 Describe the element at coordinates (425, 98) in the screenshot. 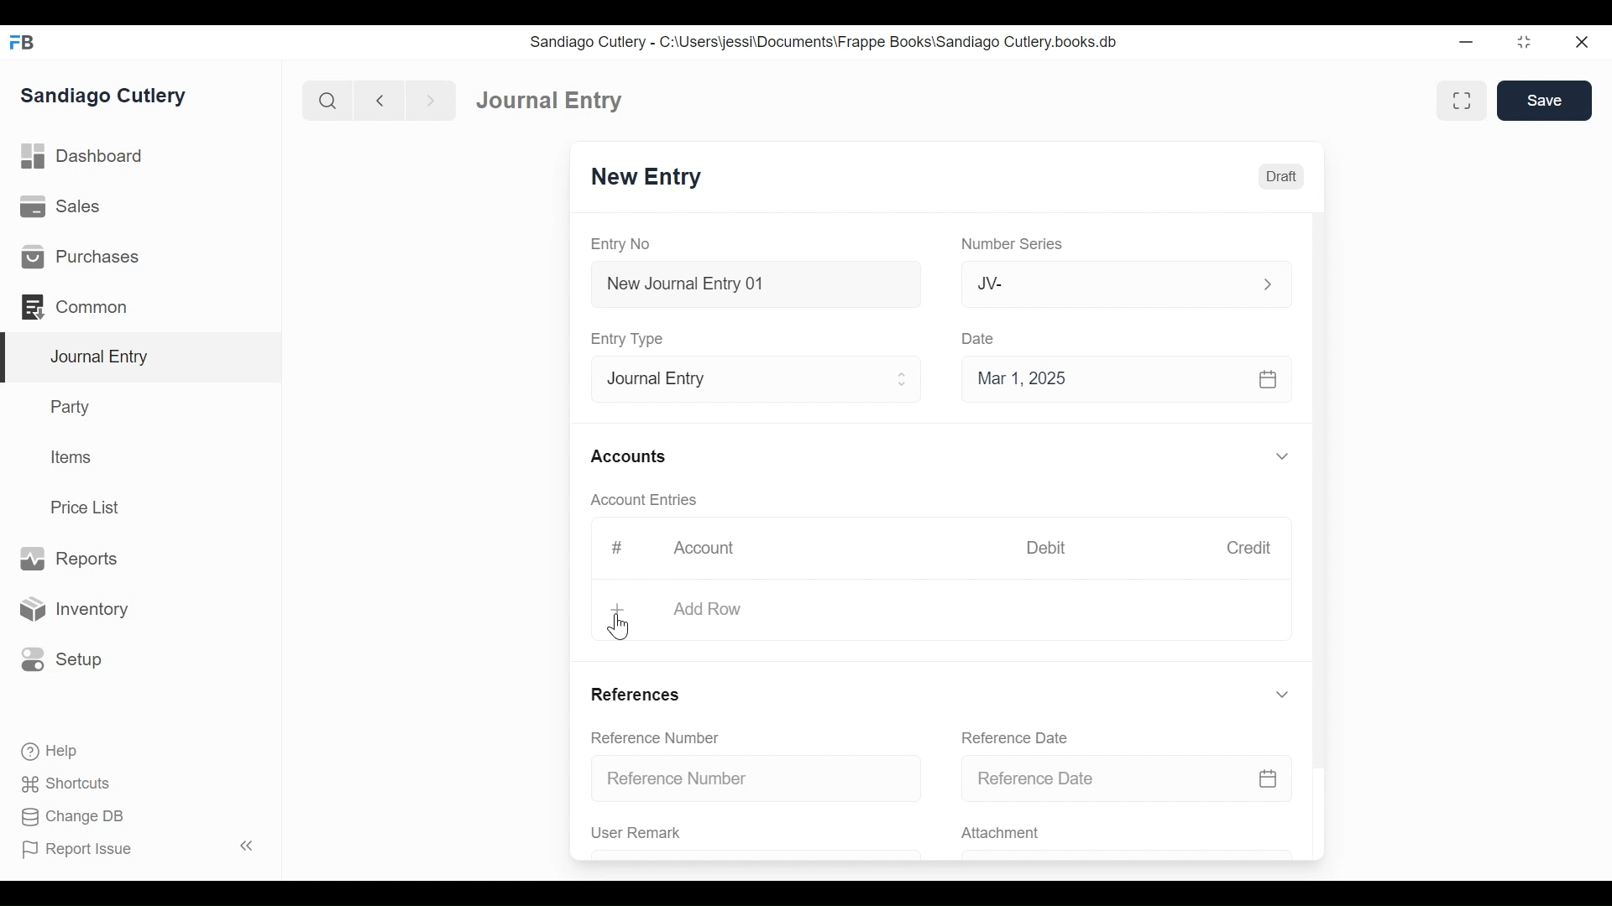

I see `next` at that location.